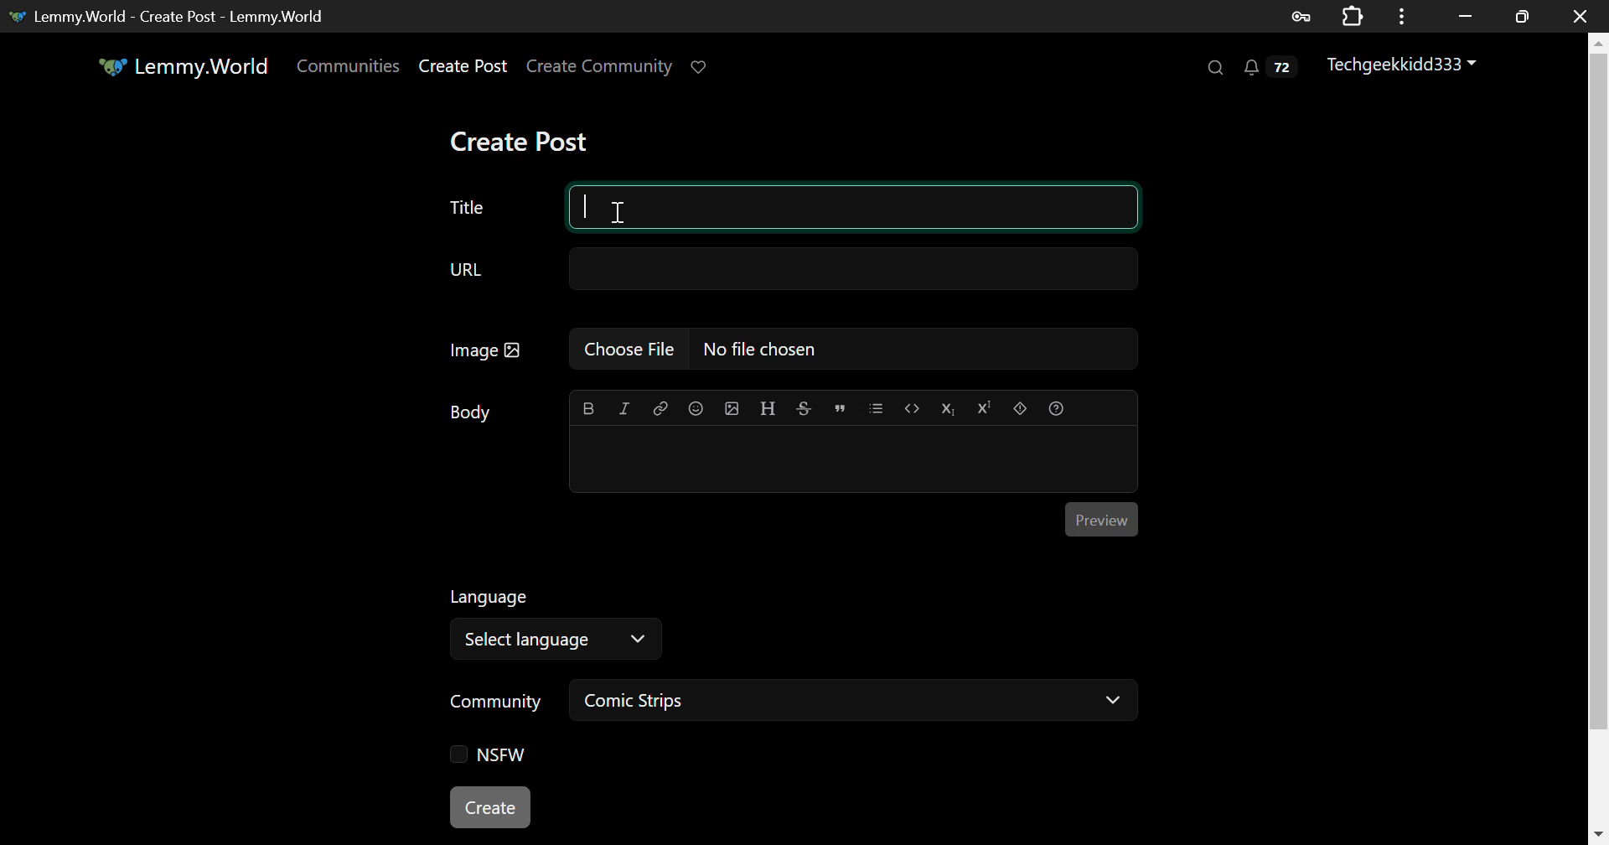 Image resolution: width=1609 pixels, height=845 pixels. What do you see at coordinates (468, 208) in the screenshot?
I see `Title` at bounding box center [468, 208].